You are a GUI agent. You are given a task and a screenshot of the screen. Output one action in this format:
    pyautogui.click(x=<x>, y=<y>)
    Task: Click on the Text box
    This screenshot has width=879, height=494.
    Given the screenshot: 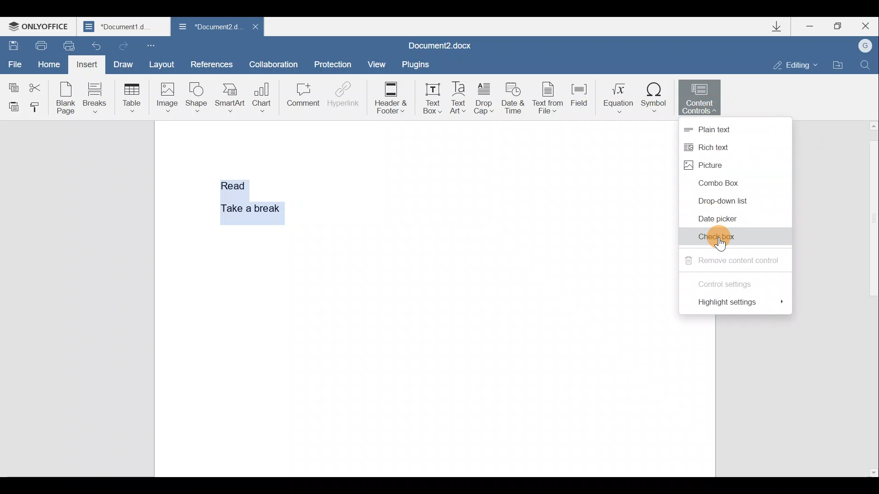 What is the action you would take?
    pyautogui.click(x=432, y=98)
    